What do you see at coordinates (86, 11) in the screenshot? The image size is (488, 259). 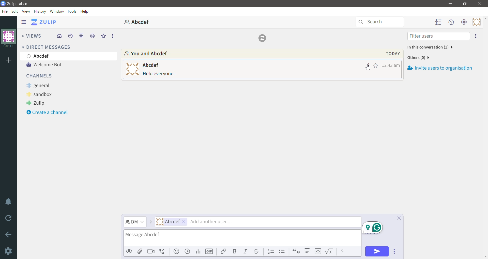 I see `Help` at bounding box center [86, 11].